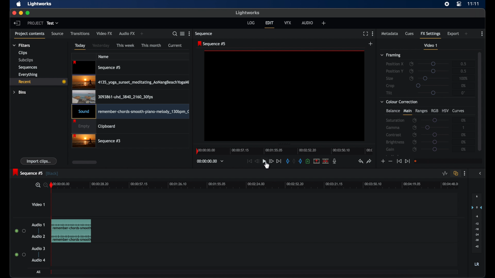 This screenshot has width=495, height=278. What do you see at coordinates (461, 64) in the screenshot?
I see `0.5` at bounding box center [461, 64].